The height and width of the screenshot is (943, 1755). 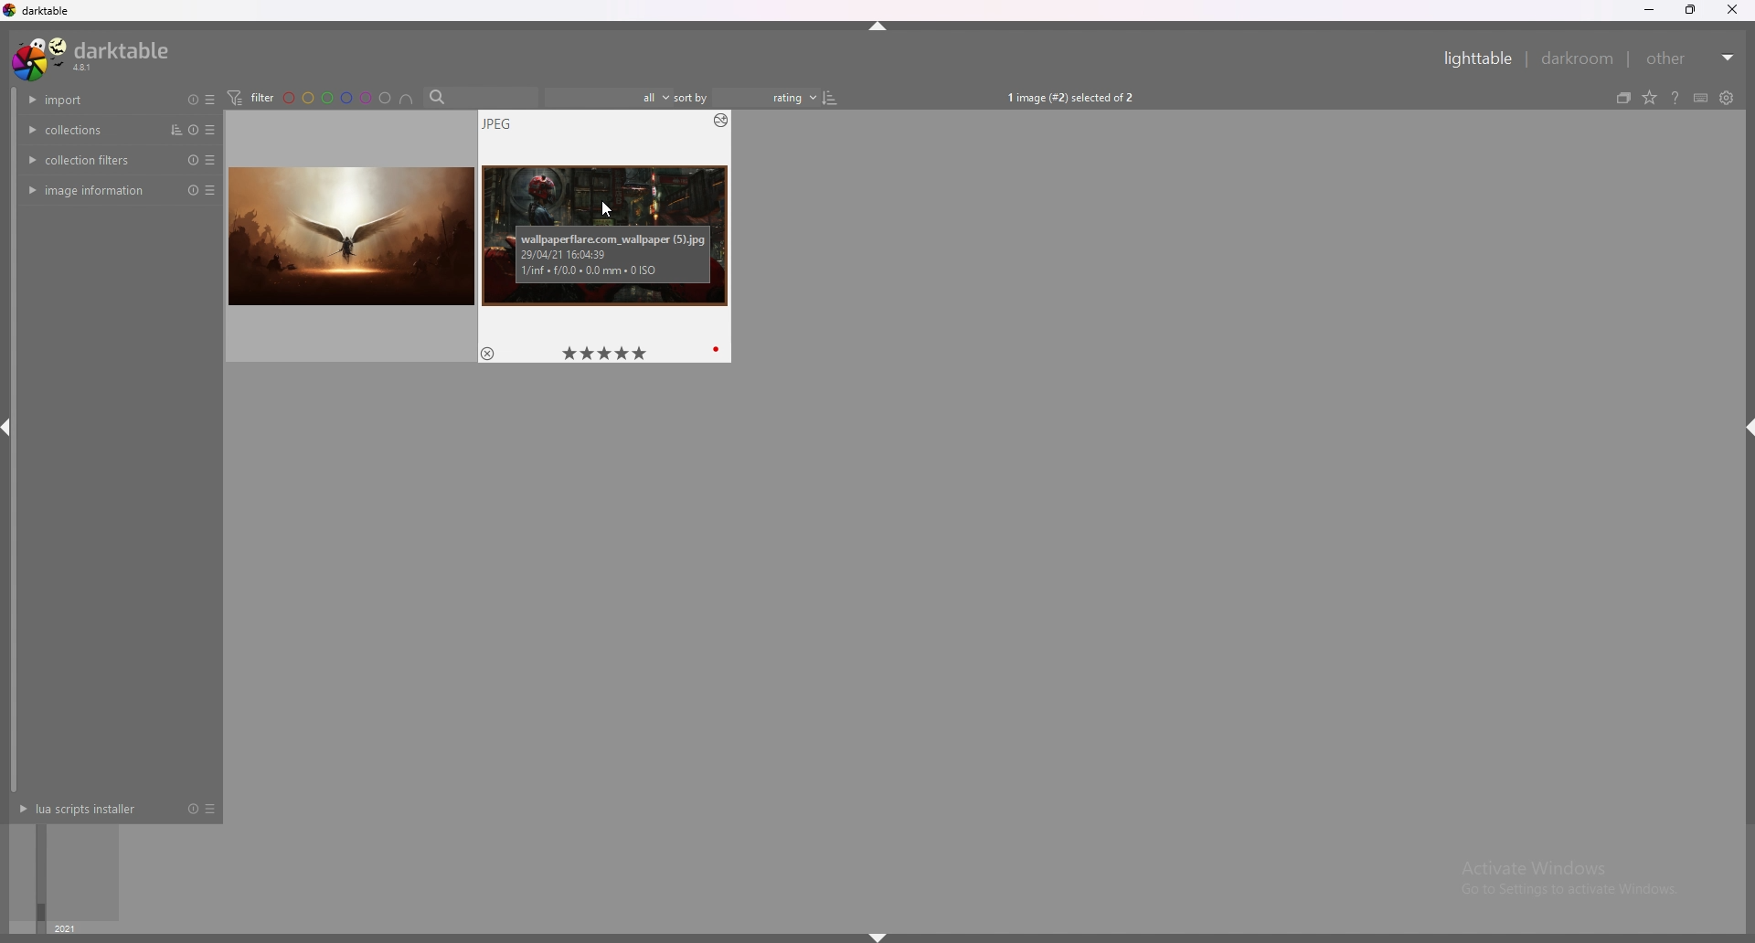 I want to click on red label, so click(x=718, y=350).